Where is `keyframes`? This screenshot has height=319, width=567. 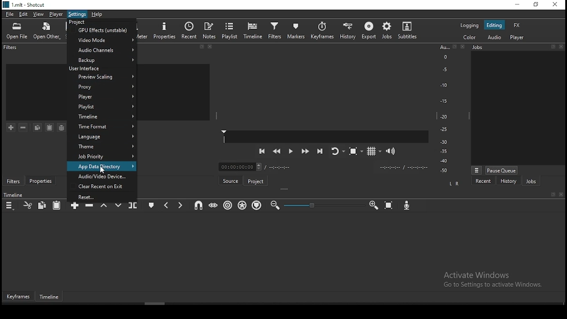
keyframes is located at coordinates (19, 297).